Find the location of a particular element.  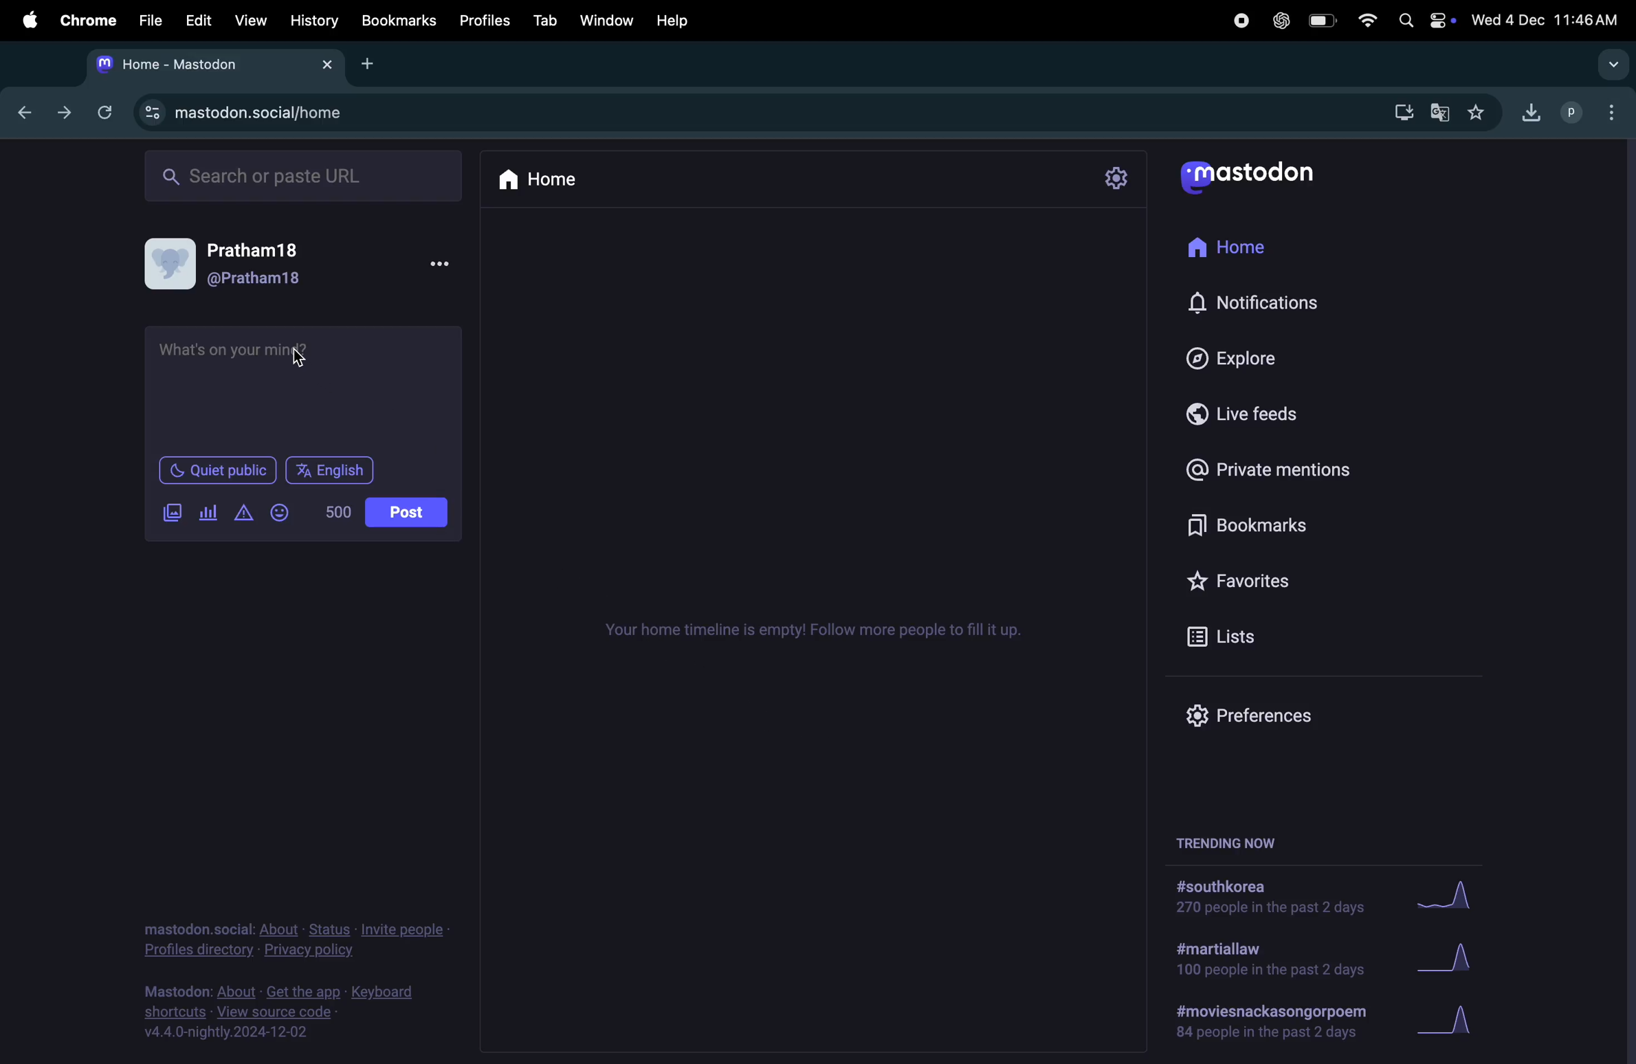

#south korea is located at coordinates (1266, 897).